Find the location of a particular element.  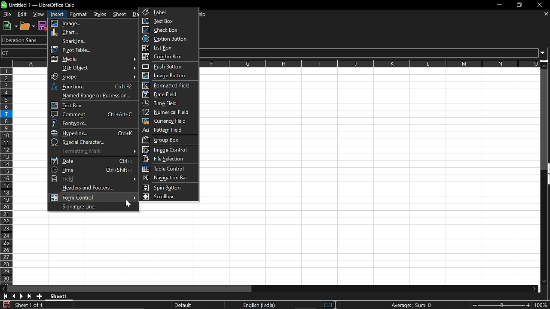

Sparkline is located at coordinates (91, 41).